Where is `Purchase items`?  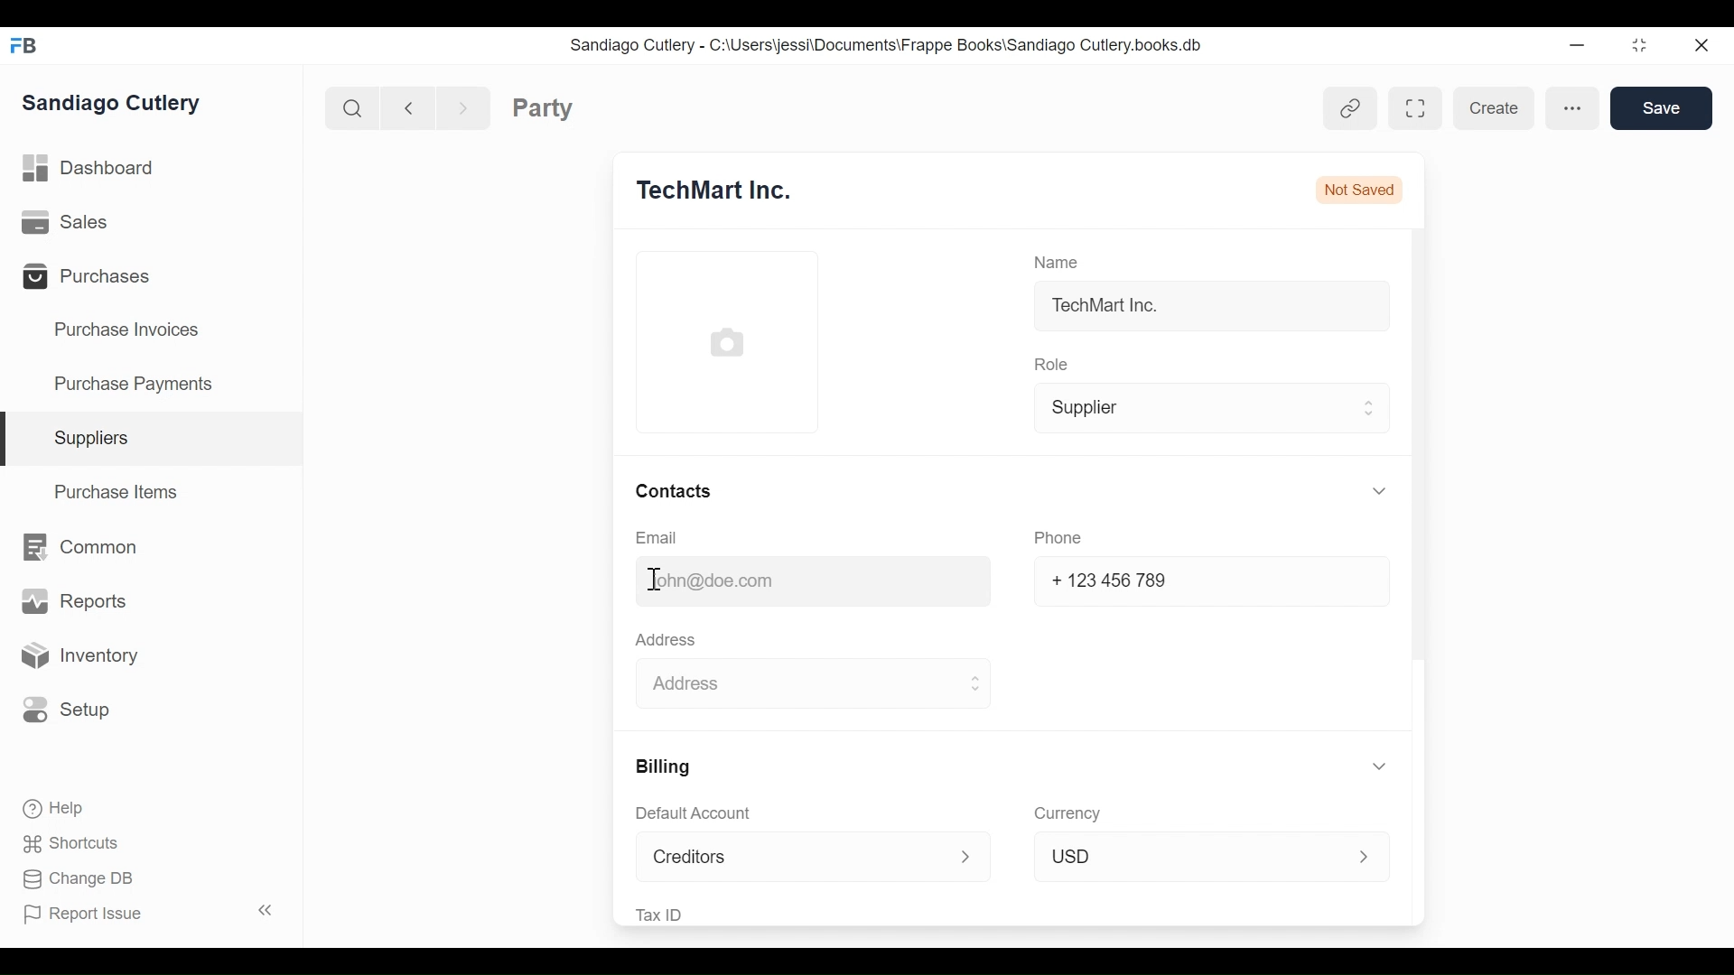 Purchase items is located at coordinates (119, 496).